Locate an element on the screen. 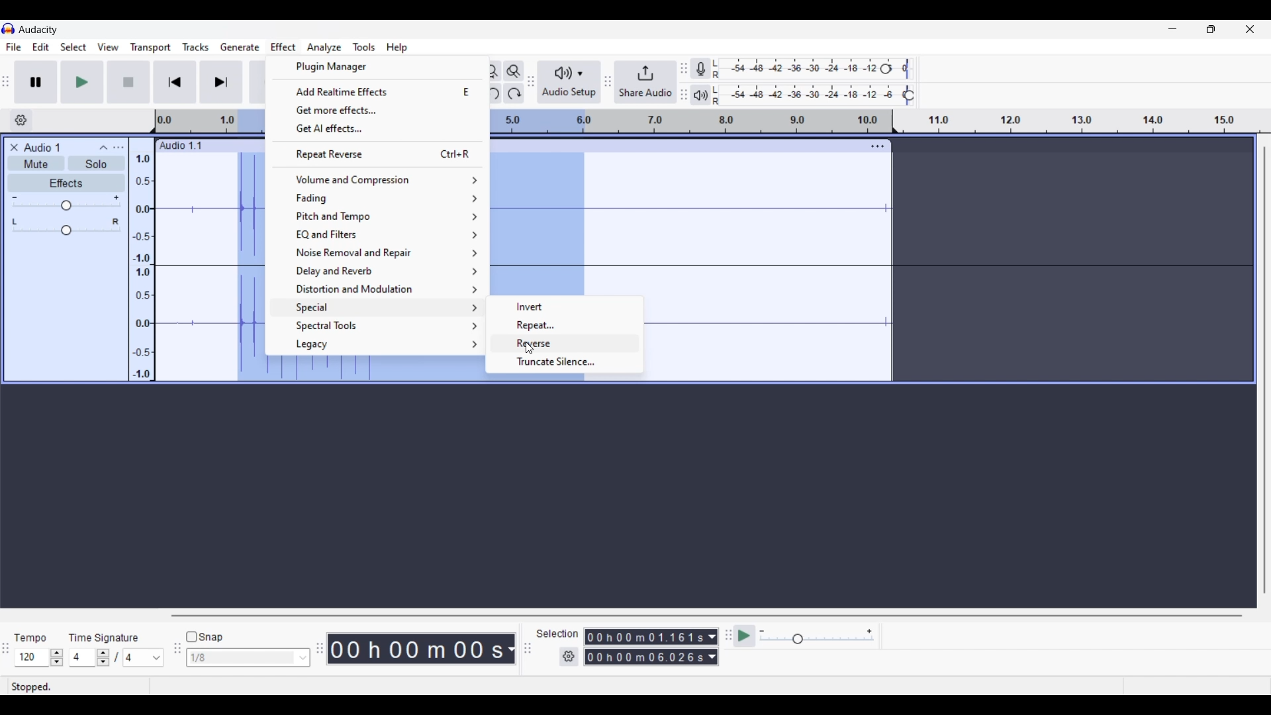 The width and height of the screenshot is (1271, 715). Scale to measure duration of recording is located at coordinates (1088, 121).